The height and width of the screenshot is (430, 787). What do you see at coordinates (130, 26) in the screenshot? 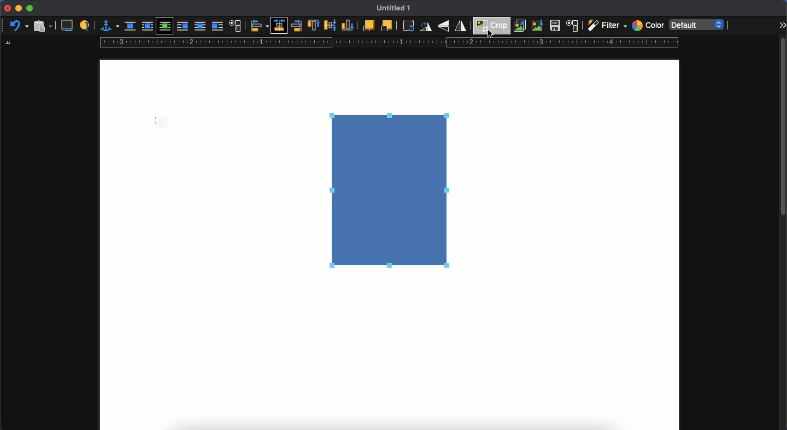
I see `none` at bounding box center [130, 26].